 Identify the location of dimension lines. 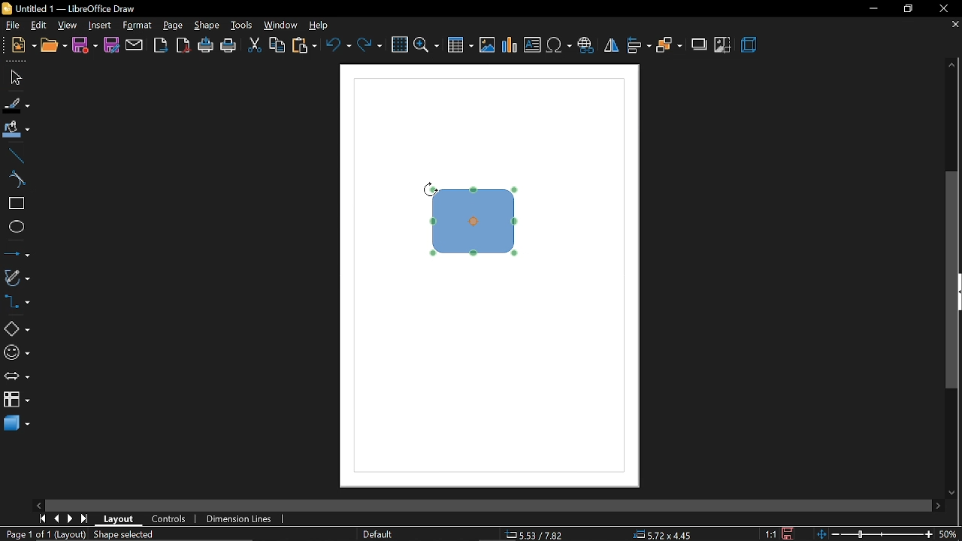
(241, 519).